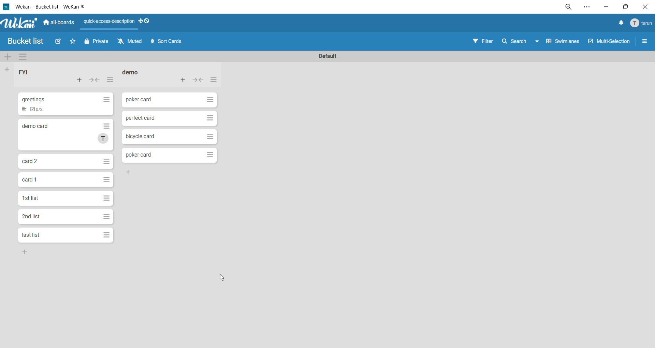  What do you see at coordinates (23, 110) in the screenshot?
I see `List` at bounding box center [23, 110].